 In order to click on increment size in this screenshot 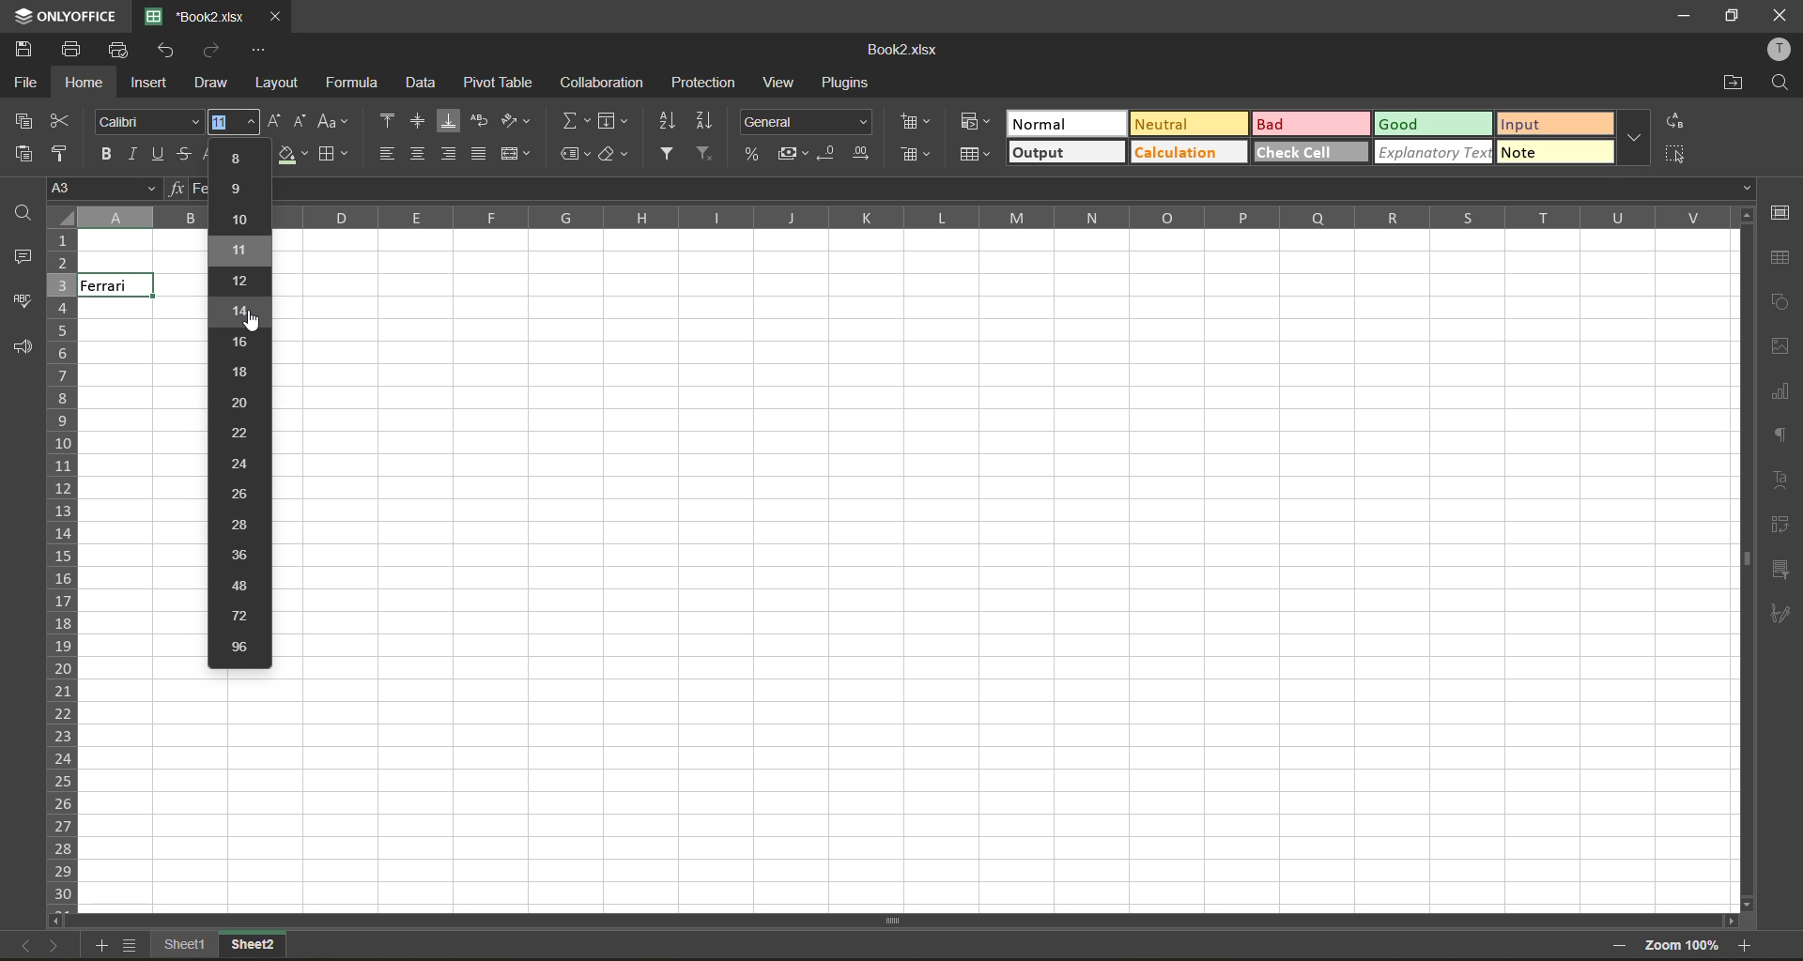, I will do `click(270, 121)`.